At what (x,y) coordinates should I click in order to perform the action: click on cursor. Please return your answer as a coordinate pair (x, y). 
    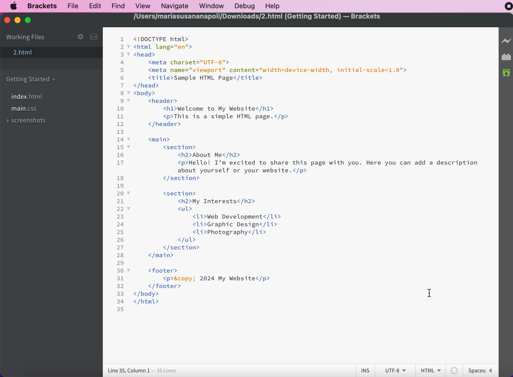
    Looking at the image, I should click on (430, 294).